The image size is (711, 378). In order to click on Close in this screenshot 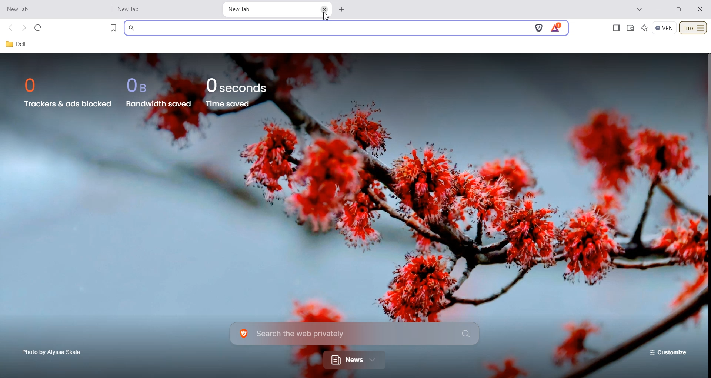, I will do `click(701, 9)`.